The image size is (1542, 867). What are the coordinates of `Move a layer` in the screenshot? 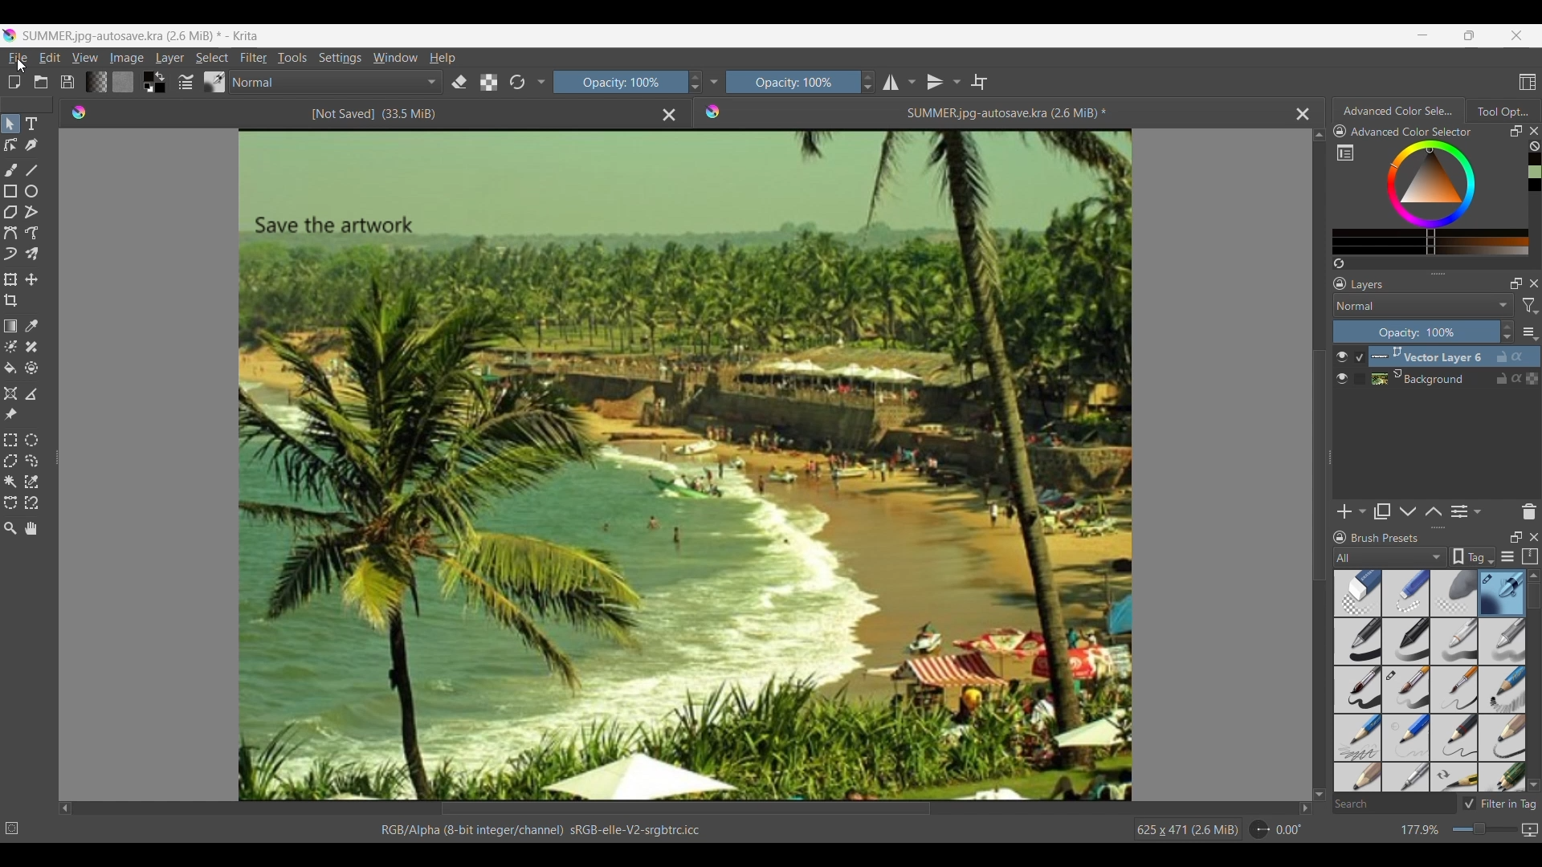 It's located at (31, 279).